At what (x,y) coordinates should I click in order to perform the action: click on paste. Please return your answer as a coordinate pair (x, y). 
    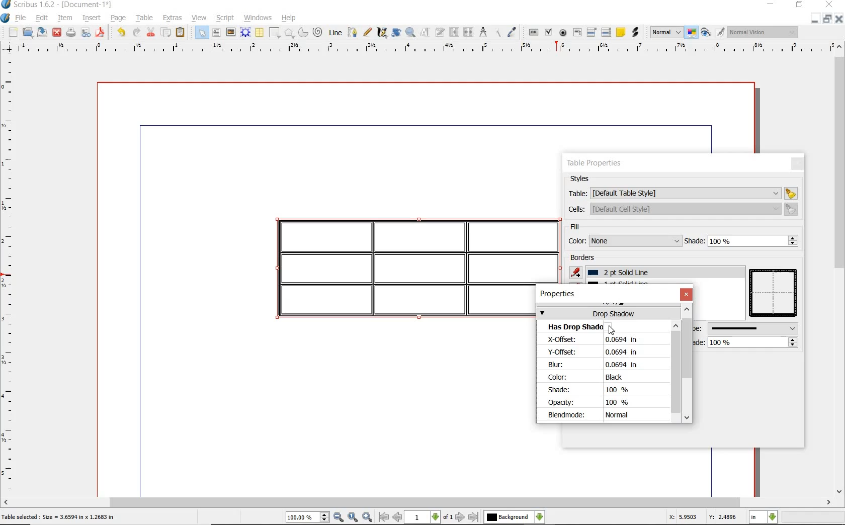
    Looking at the image, I should click on (181, 32).